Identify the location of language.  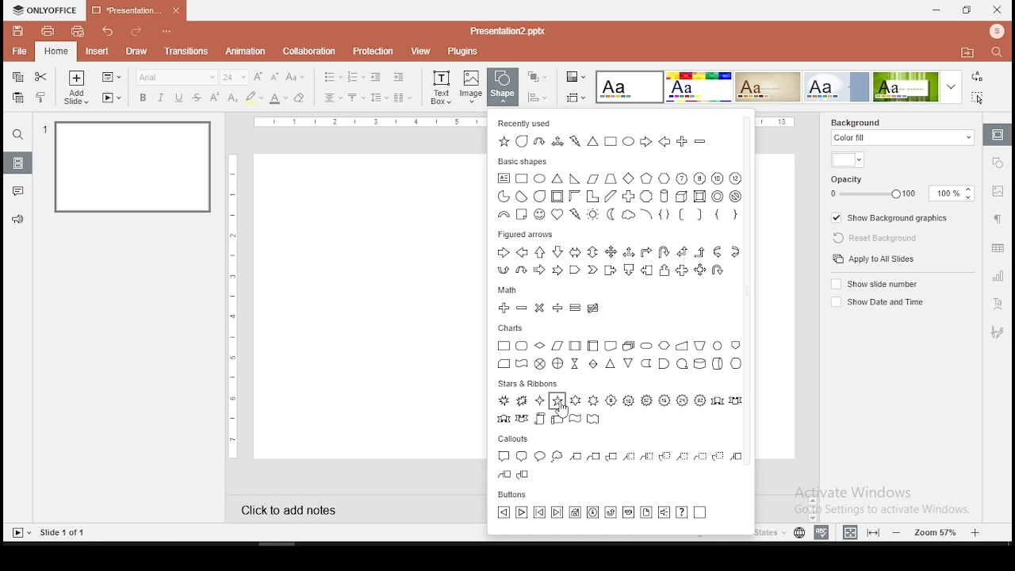
(799, 535).